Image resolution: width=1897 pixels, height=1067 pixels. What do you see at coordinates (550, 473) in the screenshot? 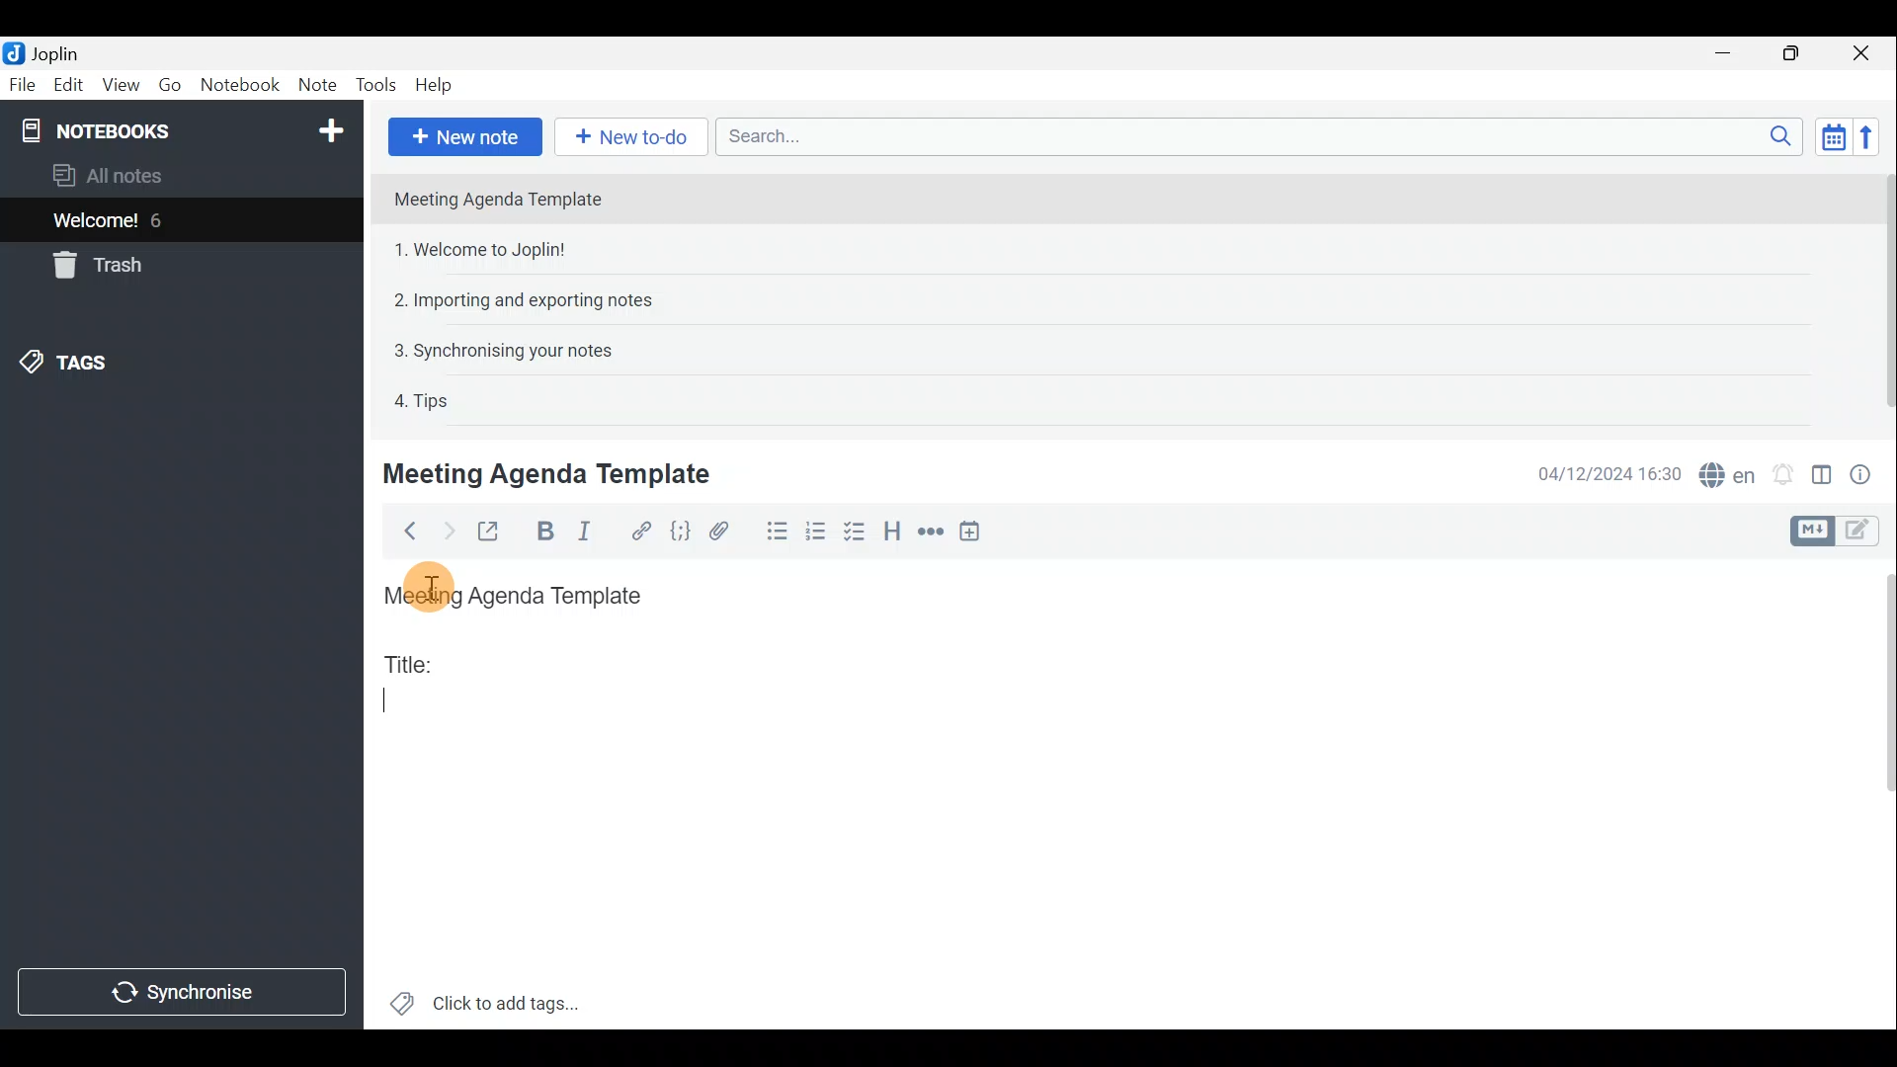
I see `Meeting Agenda Template` at bounding box center [550, 473].